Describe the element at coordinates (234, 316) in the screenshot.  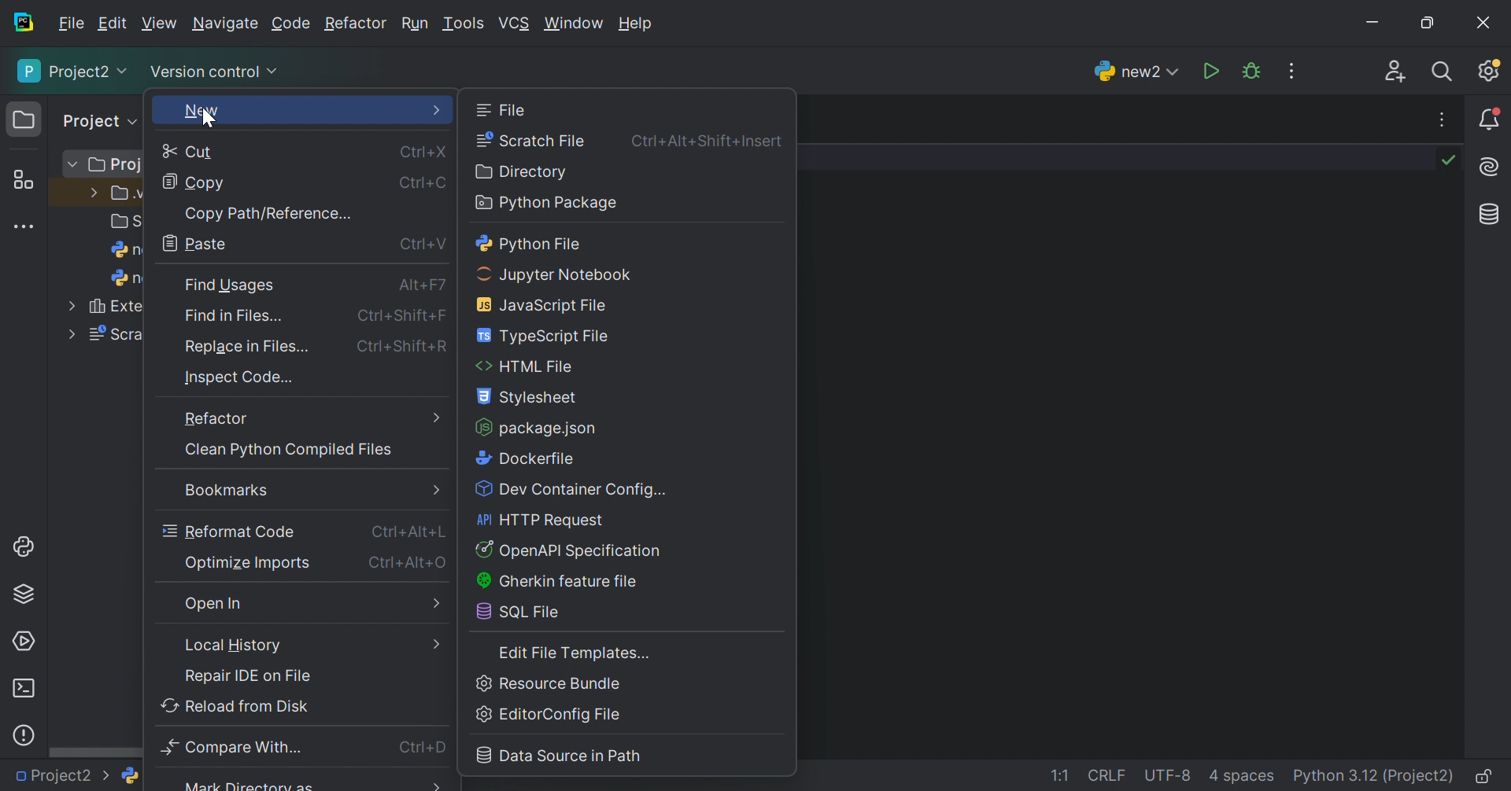
I see `Find in Files` at that location.